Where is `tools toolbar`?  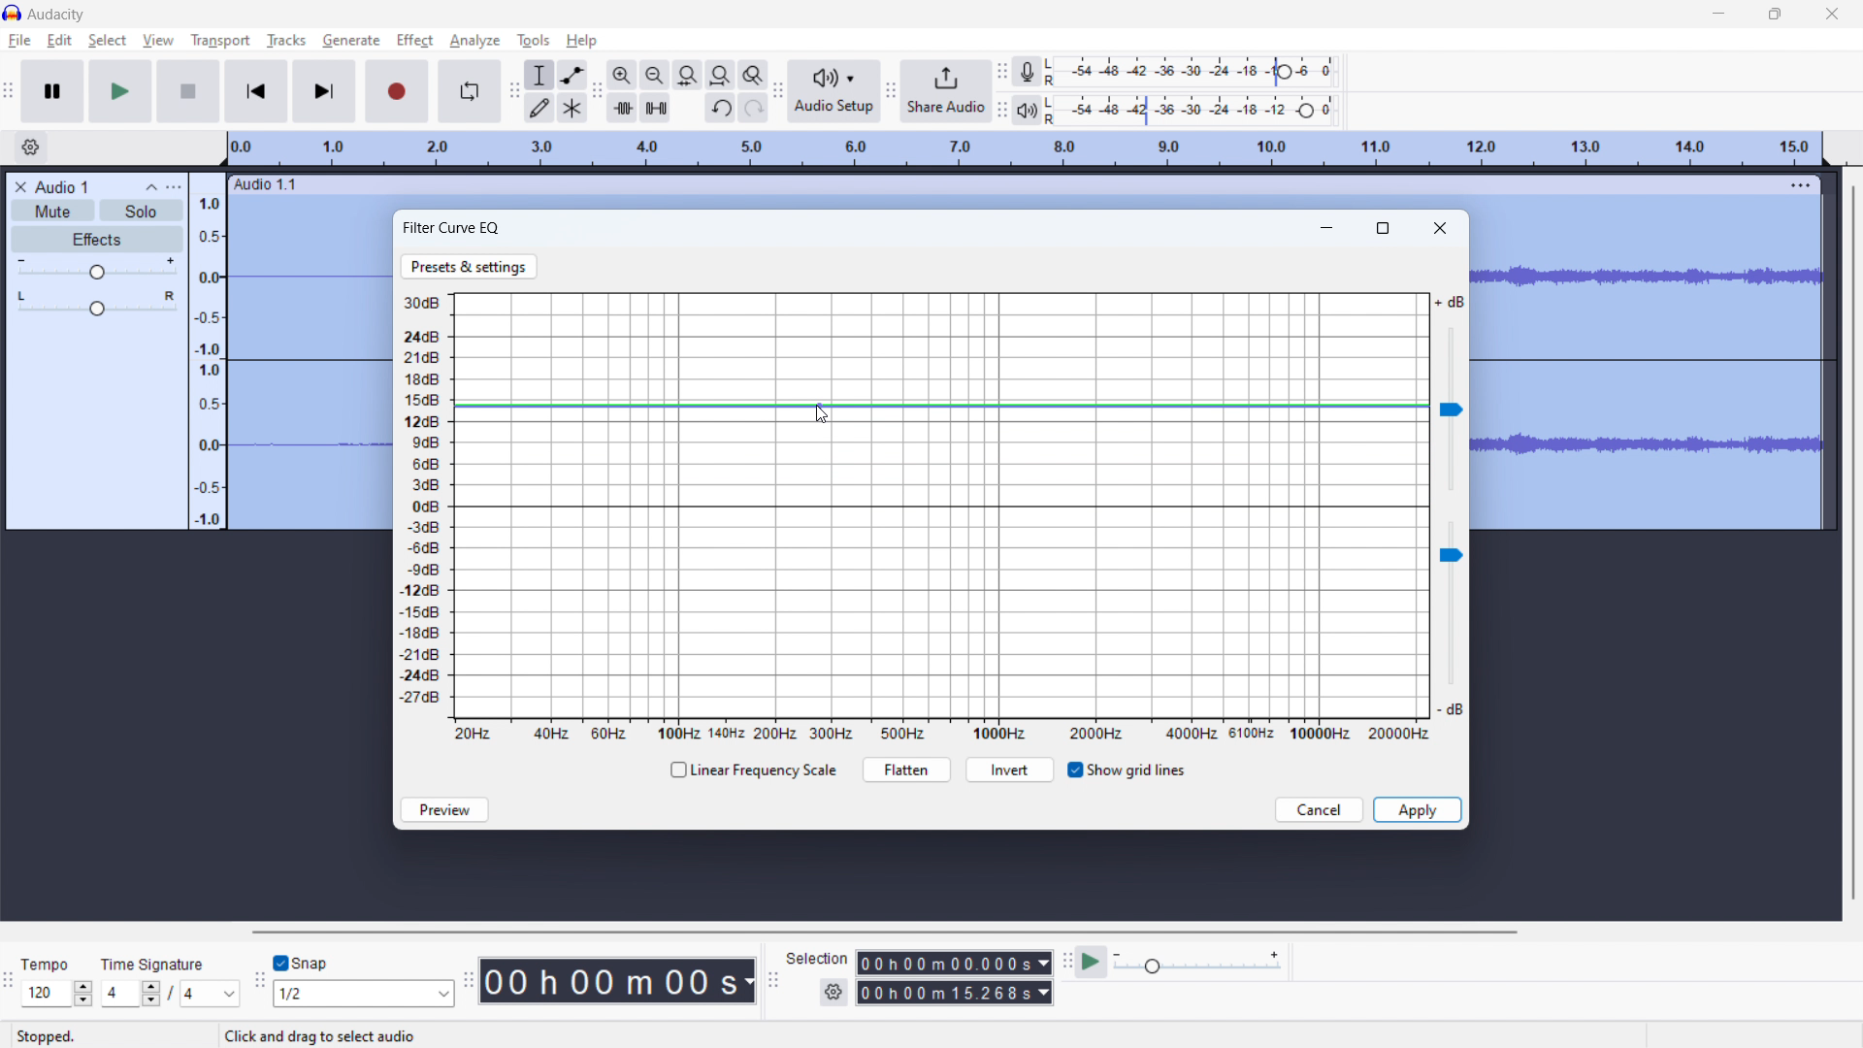 tools toolbar is located at coordinates (512, 91).